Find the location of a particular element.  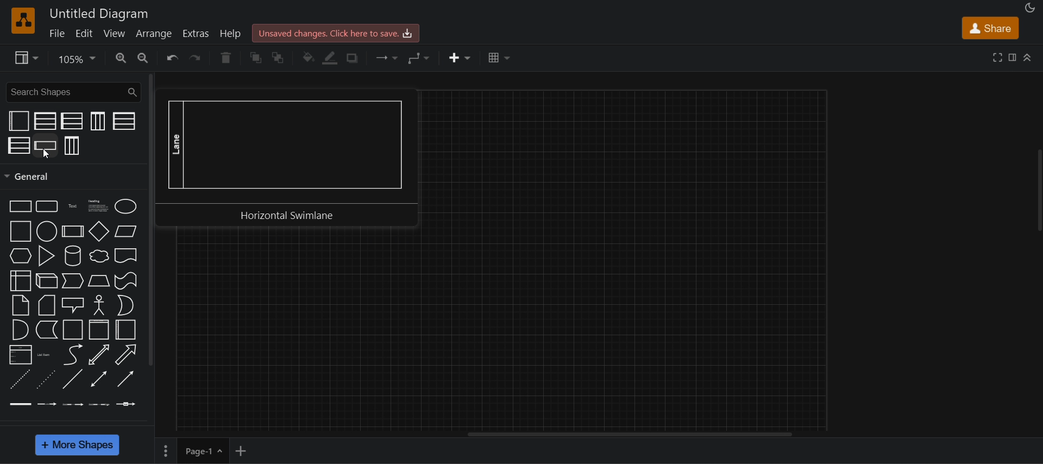

table is located at coordinates (500, 57).